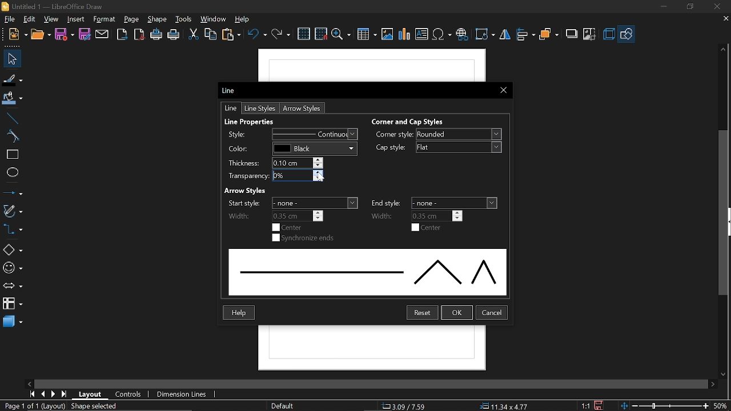 The width and height of the screenshot is (731, 411). What do you see at coordinates (724, 372) in the screenshot?
I see `Move down` at bounding box center [724, 372].